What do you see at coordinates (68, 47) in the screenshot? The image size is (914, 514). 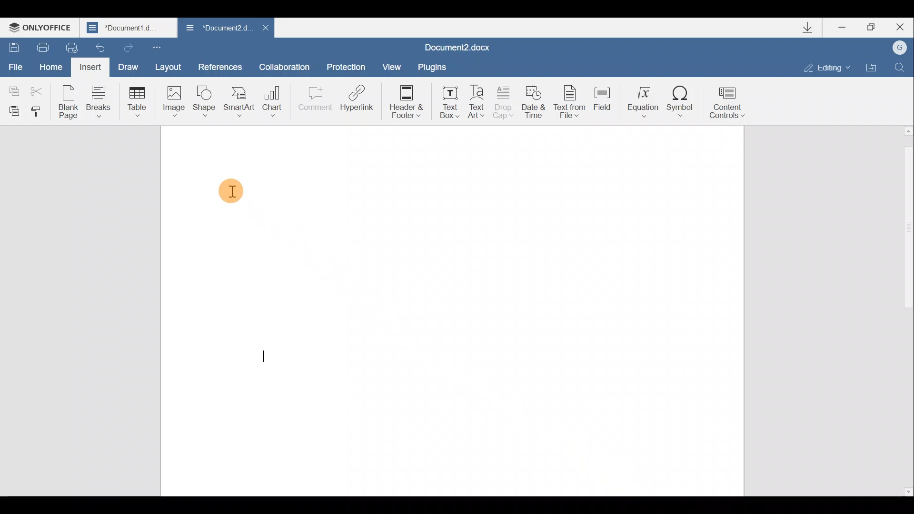 I see `Quick print` at bounding box center [68, 47].